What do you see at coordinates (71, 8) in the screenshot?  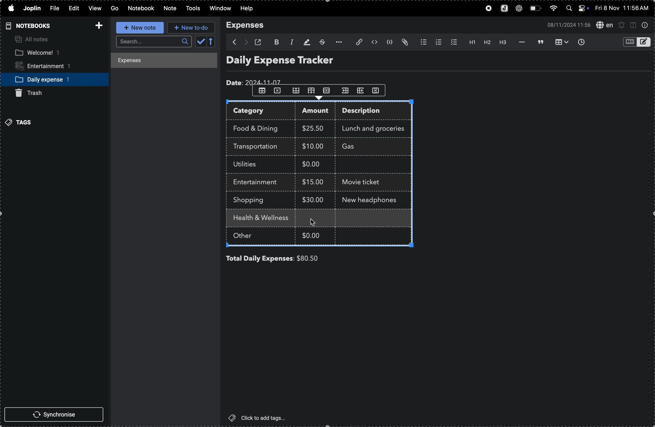 I see `edit` at bounding box center [71, 8].